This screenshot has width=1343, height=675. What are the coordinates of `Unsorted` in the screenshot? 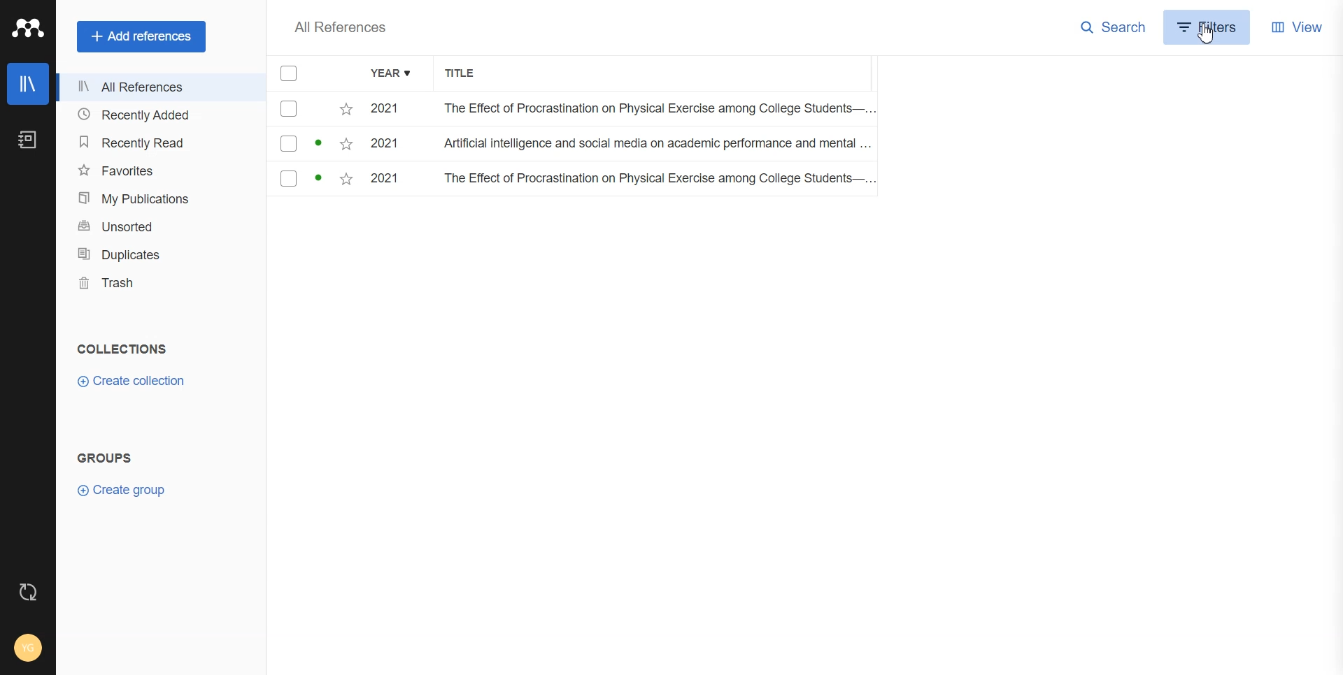 It's located at (159, 225).